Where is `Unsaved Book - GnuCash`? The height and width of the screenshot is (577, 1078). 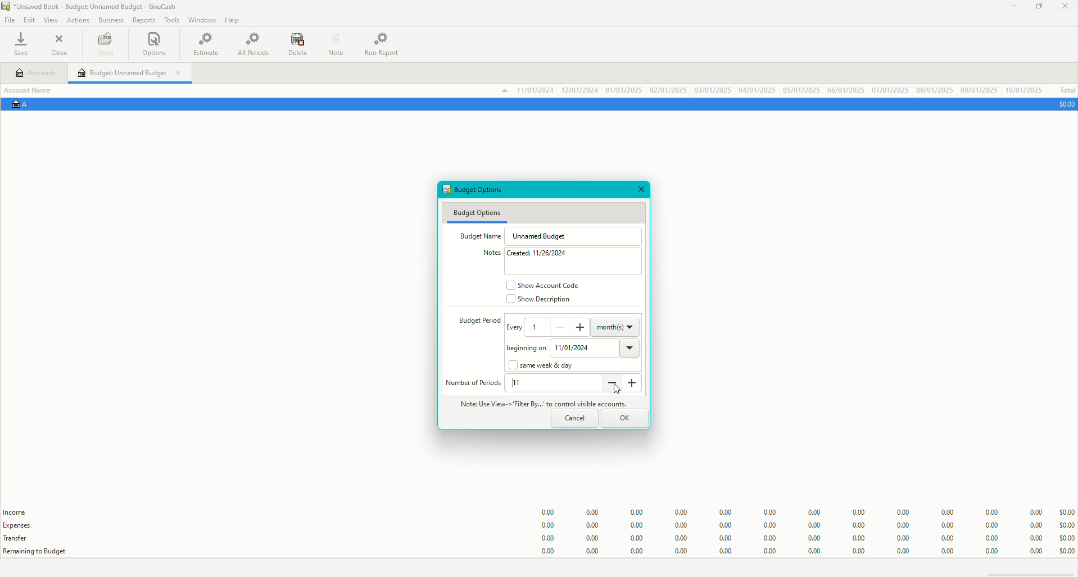 Unsaved Book - GnuCash is located at coordinates (92, 7).